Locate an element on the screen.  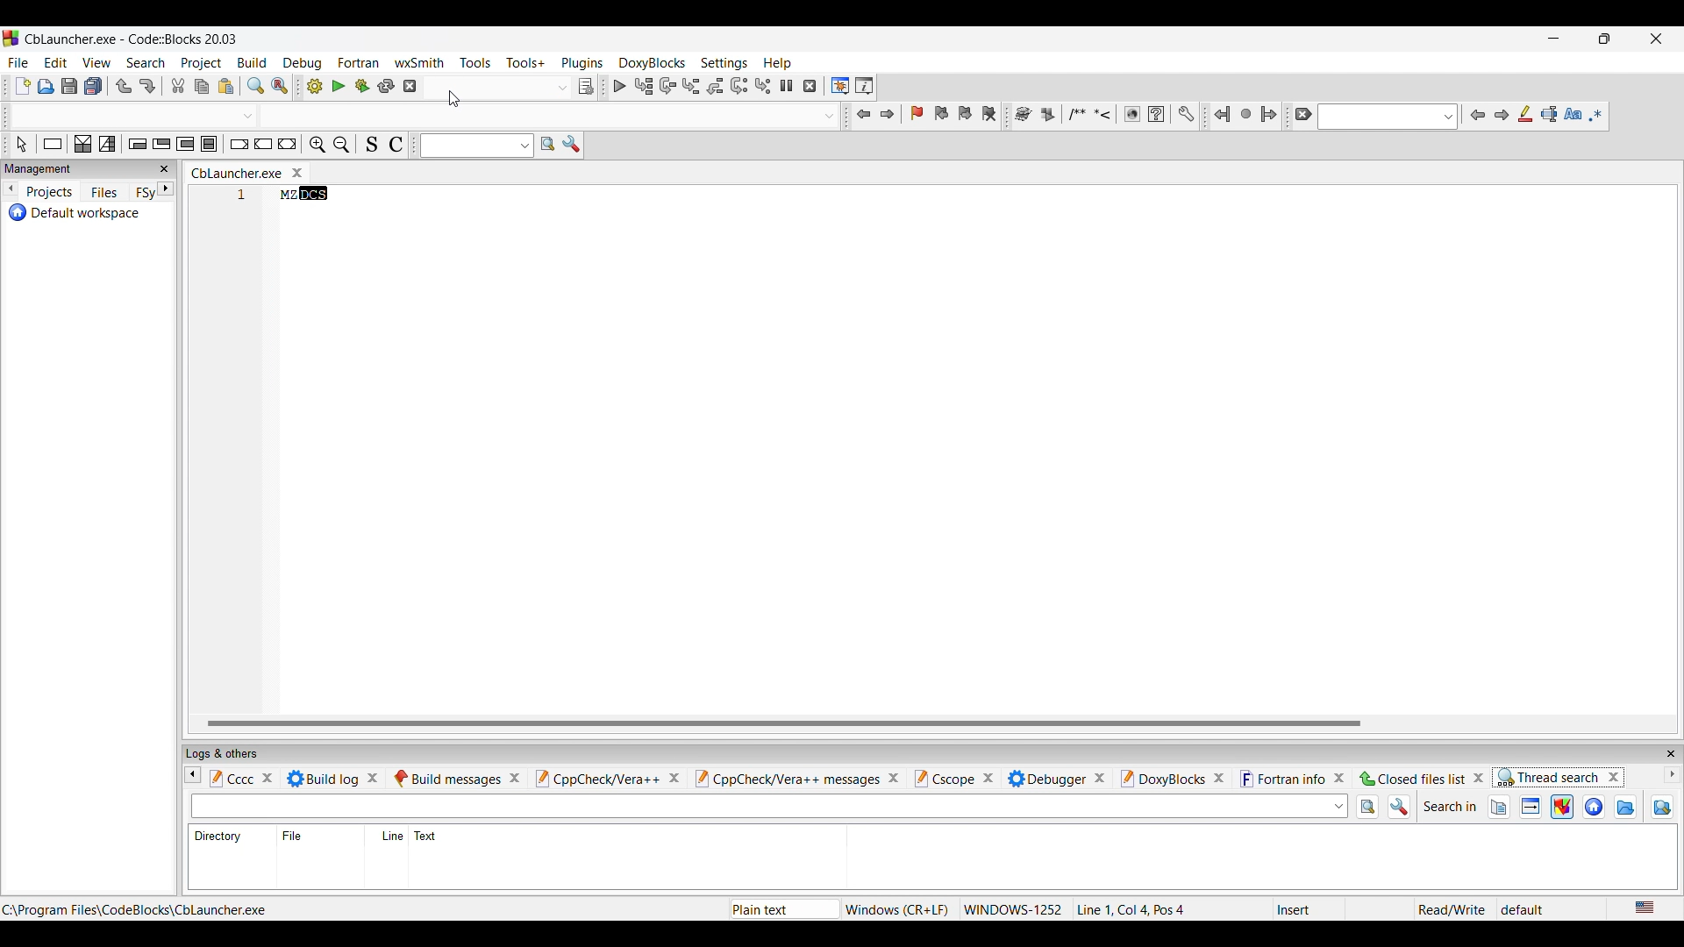
Abort is located at coordinates (410, 86).